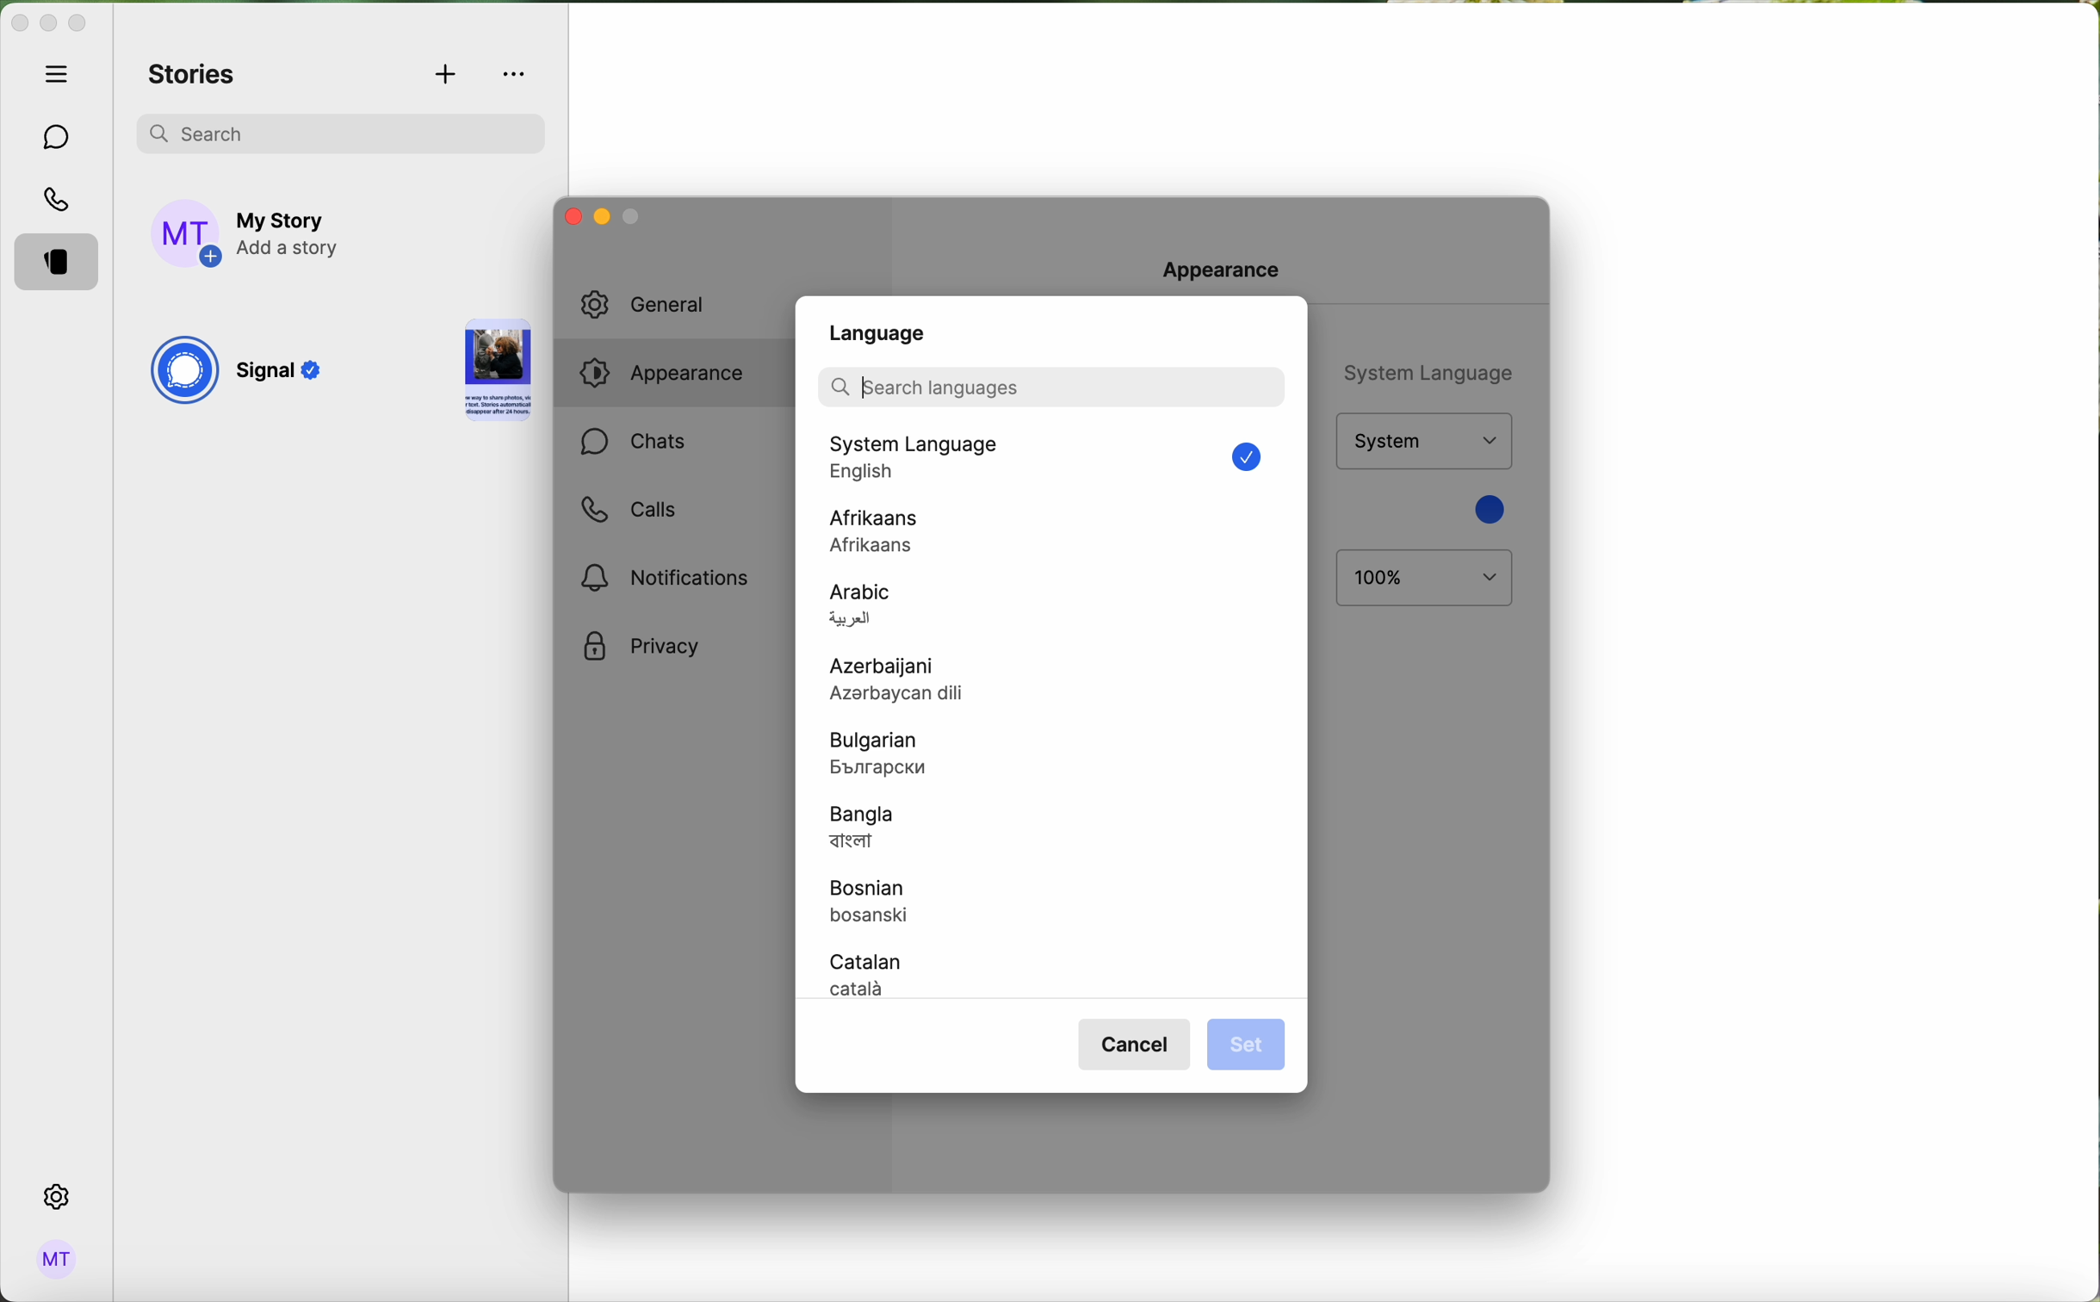 This screenshot has width=2100, height=1302. What do you see at coordinates (188, 234) in the screenshot?
I see `profile photo` at bounding box center [188, 234].